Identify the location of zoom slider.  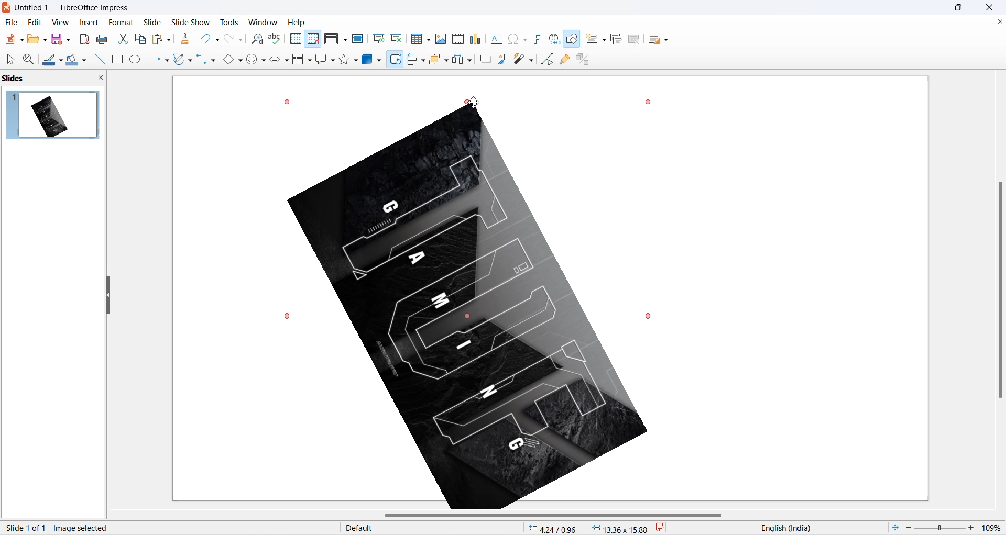
(939, 528).